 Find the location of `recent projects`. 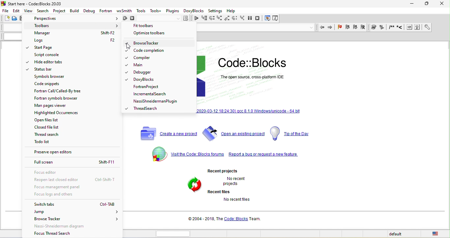

recent projects is located at coordinates (224, 171).